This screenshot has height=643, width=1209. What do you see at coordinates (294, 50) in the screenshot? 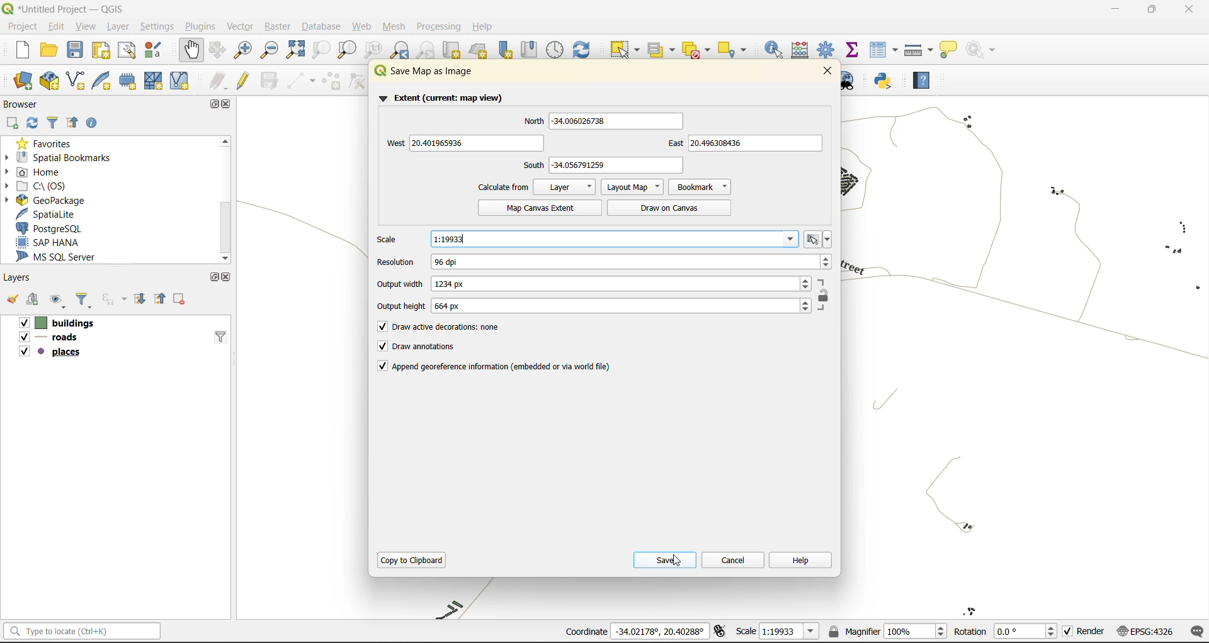
I see `zoom full` at bounding box center [294, 50].